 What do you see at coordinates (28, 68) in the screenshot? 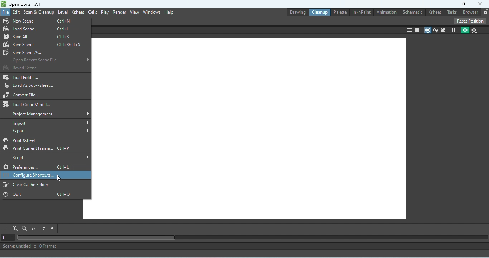
I see `Revert scene` at bounding box center [28, 68].